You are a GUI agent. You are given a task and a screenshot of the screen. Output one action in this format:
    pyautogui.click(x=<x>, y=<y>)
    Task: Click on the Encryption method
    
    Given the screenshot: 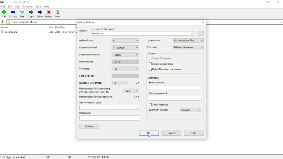 What is the action you would take?
    pyautogui.click(x=161, y=111)
    